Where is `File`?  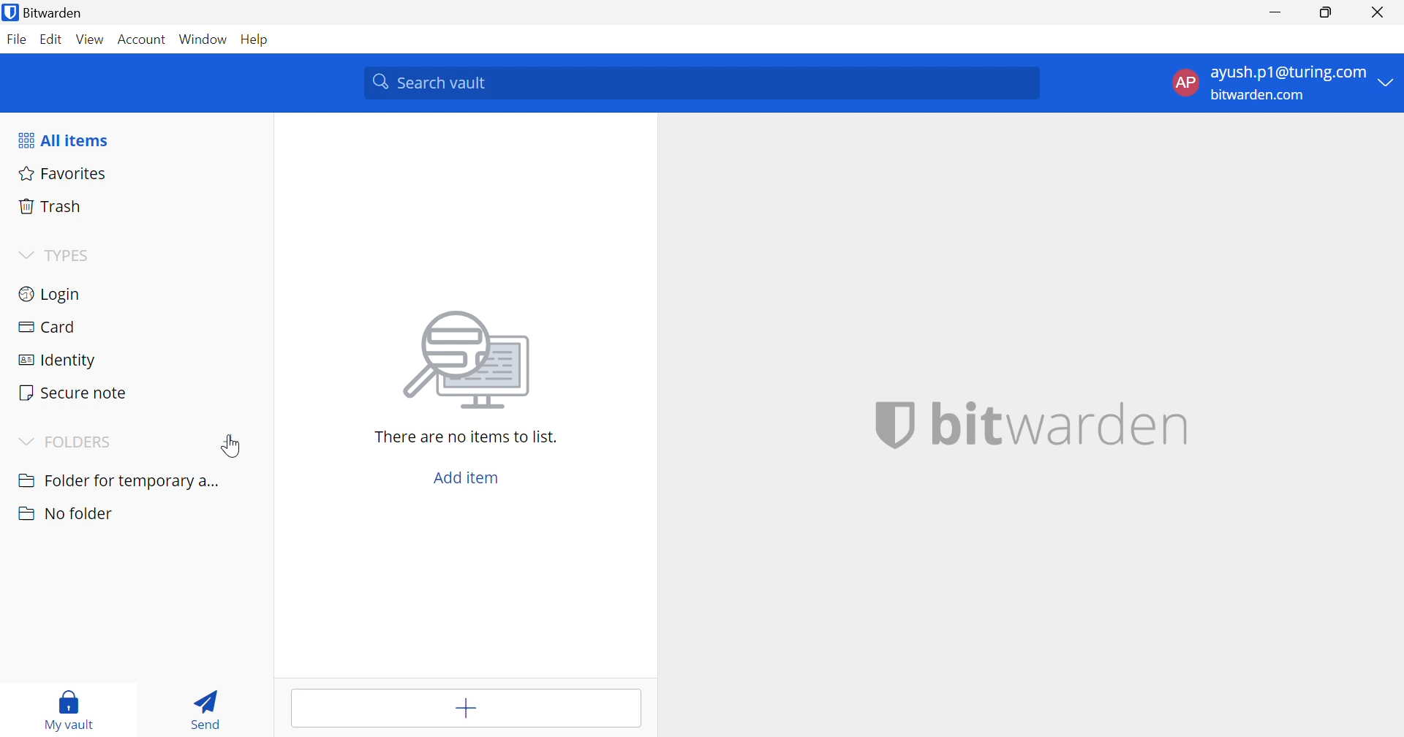
File is located at coordinates (17, 37).